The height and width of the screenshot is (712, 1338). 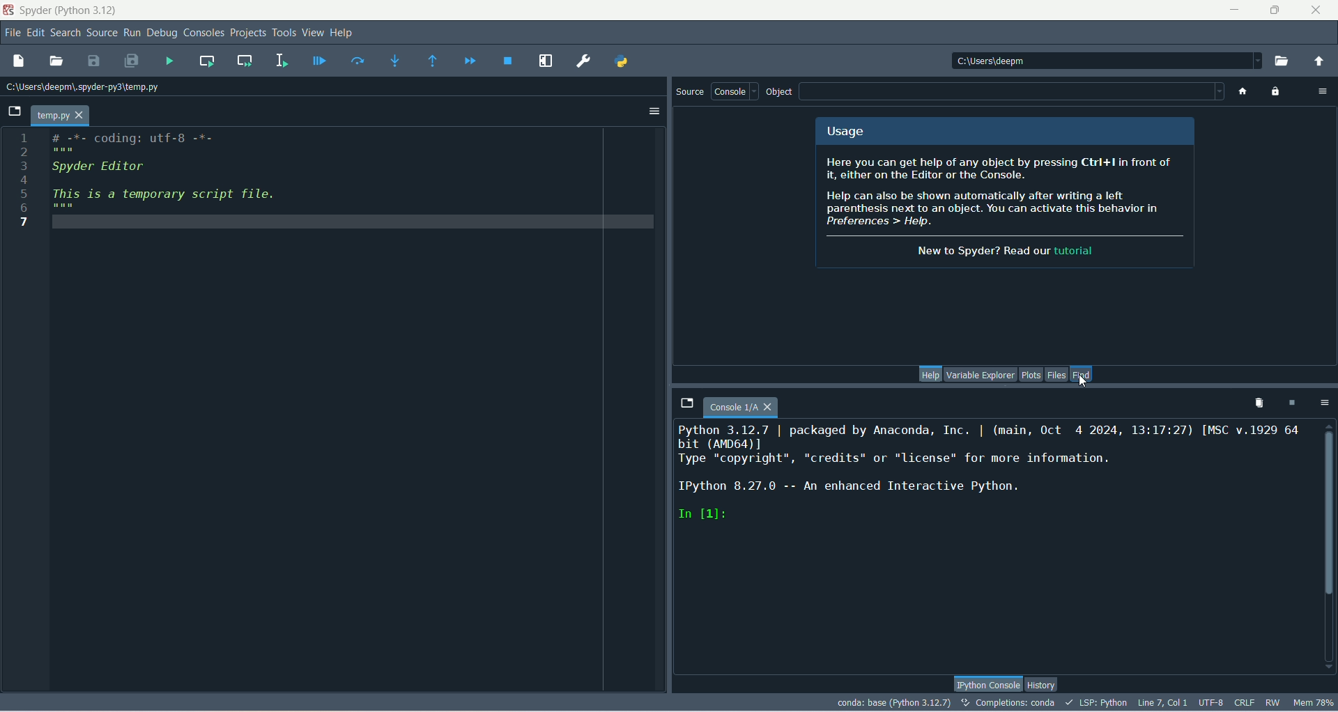 What do you see at coordinates (67, 34) in the screenshot?
I see `search` at bounding box center [67, 34].